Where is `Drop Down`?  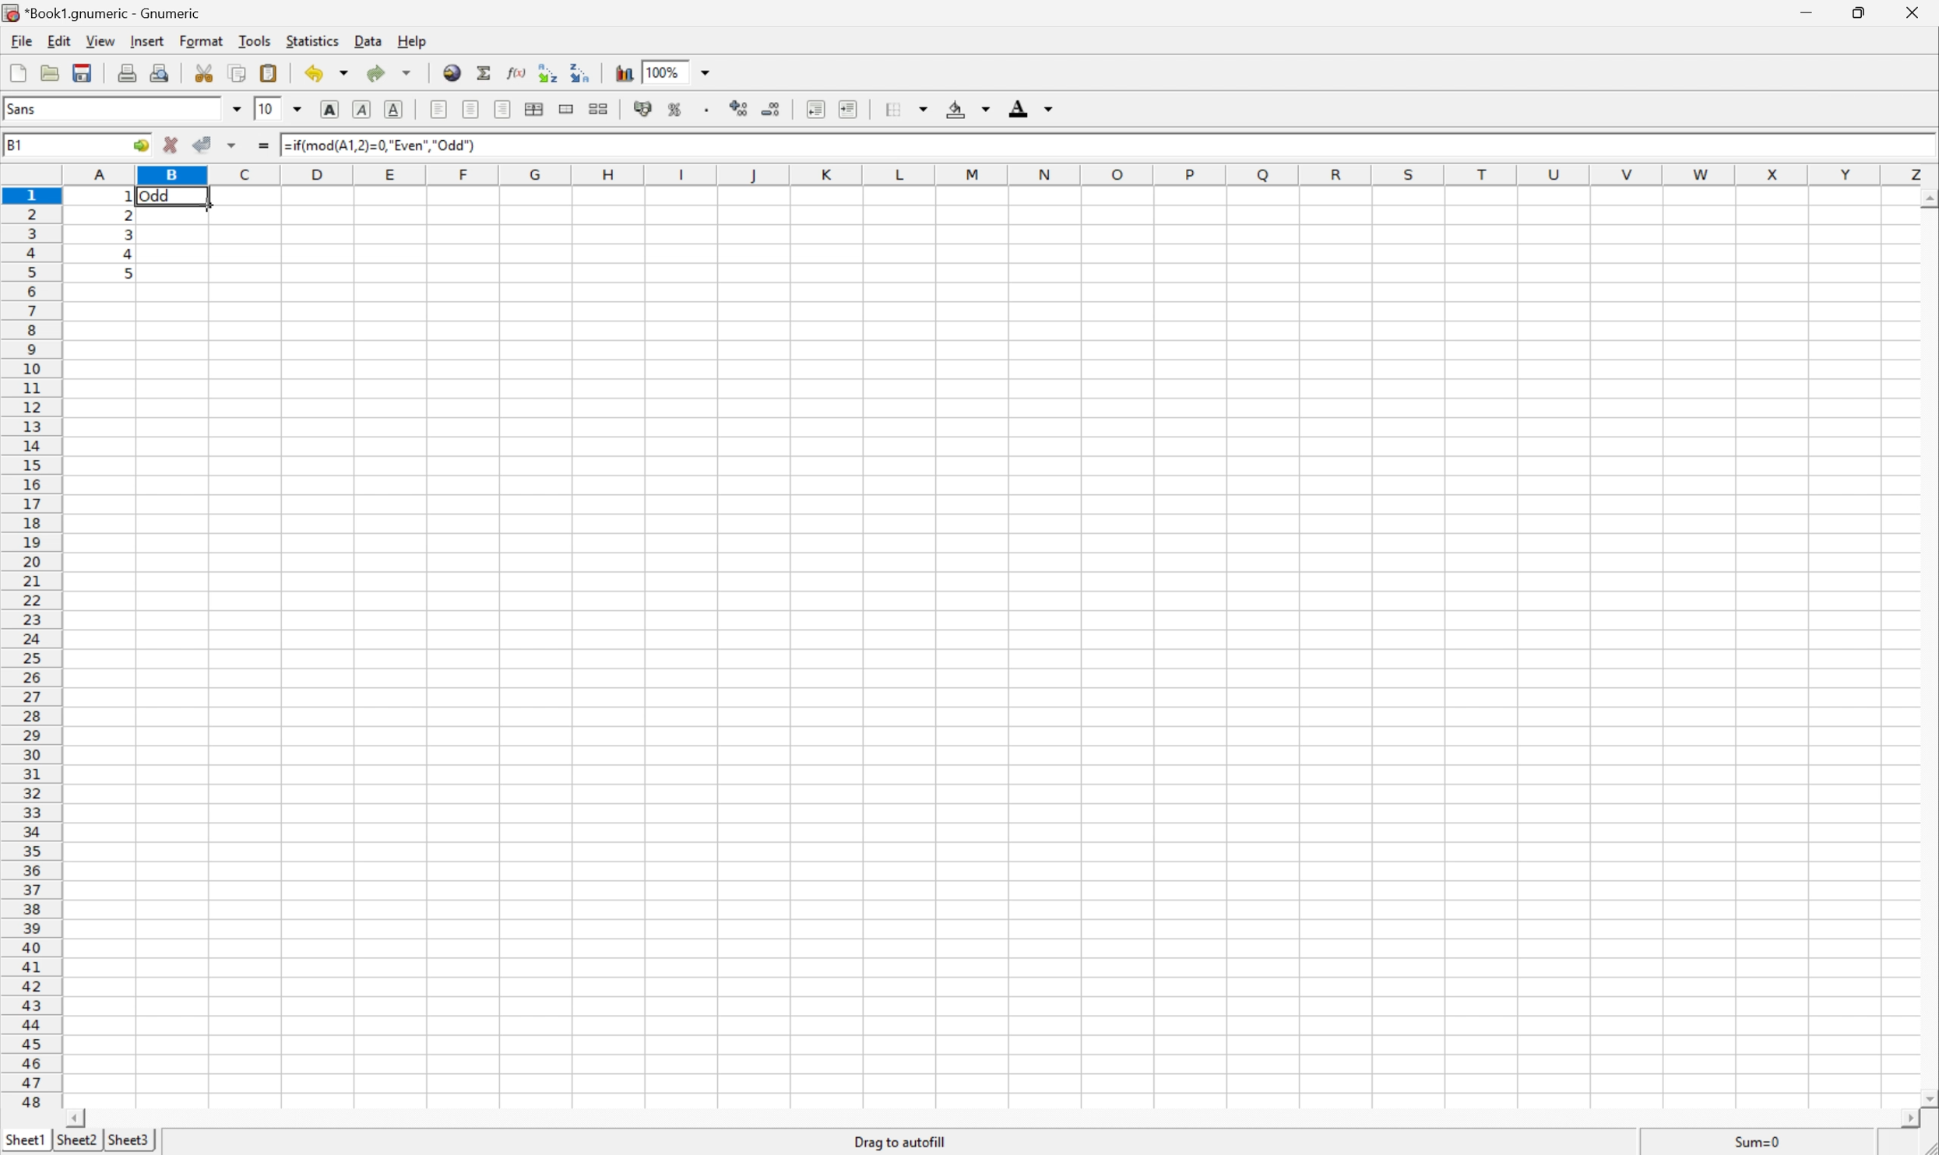
Drop Down is located at coordinates (704, 72).